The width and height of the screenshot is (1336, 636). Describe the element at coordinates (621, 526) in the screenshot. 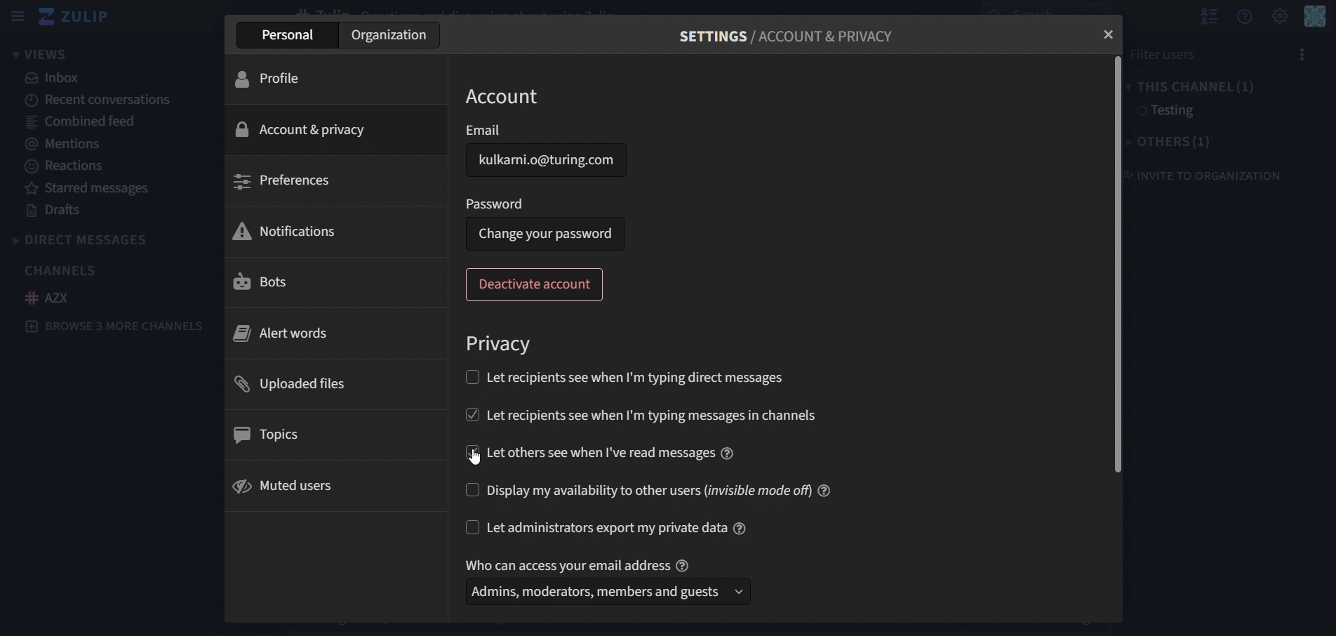

I see `let administrators export my private data` at that location.